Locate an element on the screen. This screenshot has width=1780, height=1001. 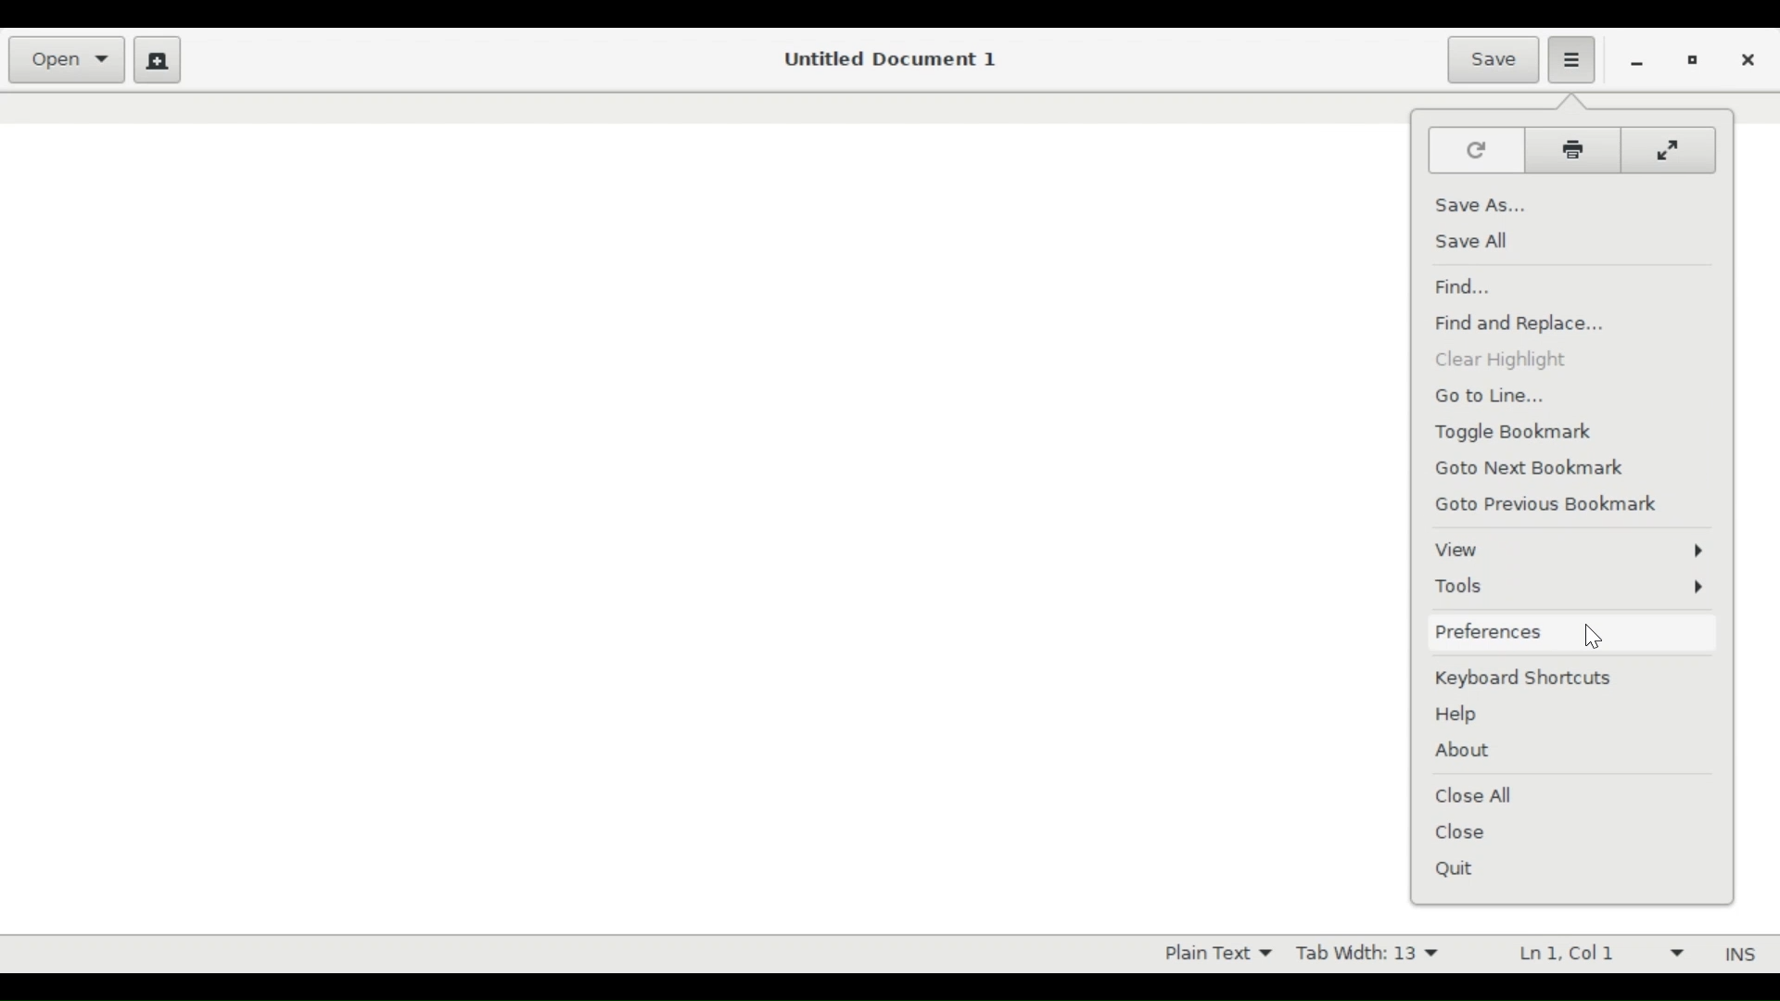
View is located at coordinates (1567, 549).